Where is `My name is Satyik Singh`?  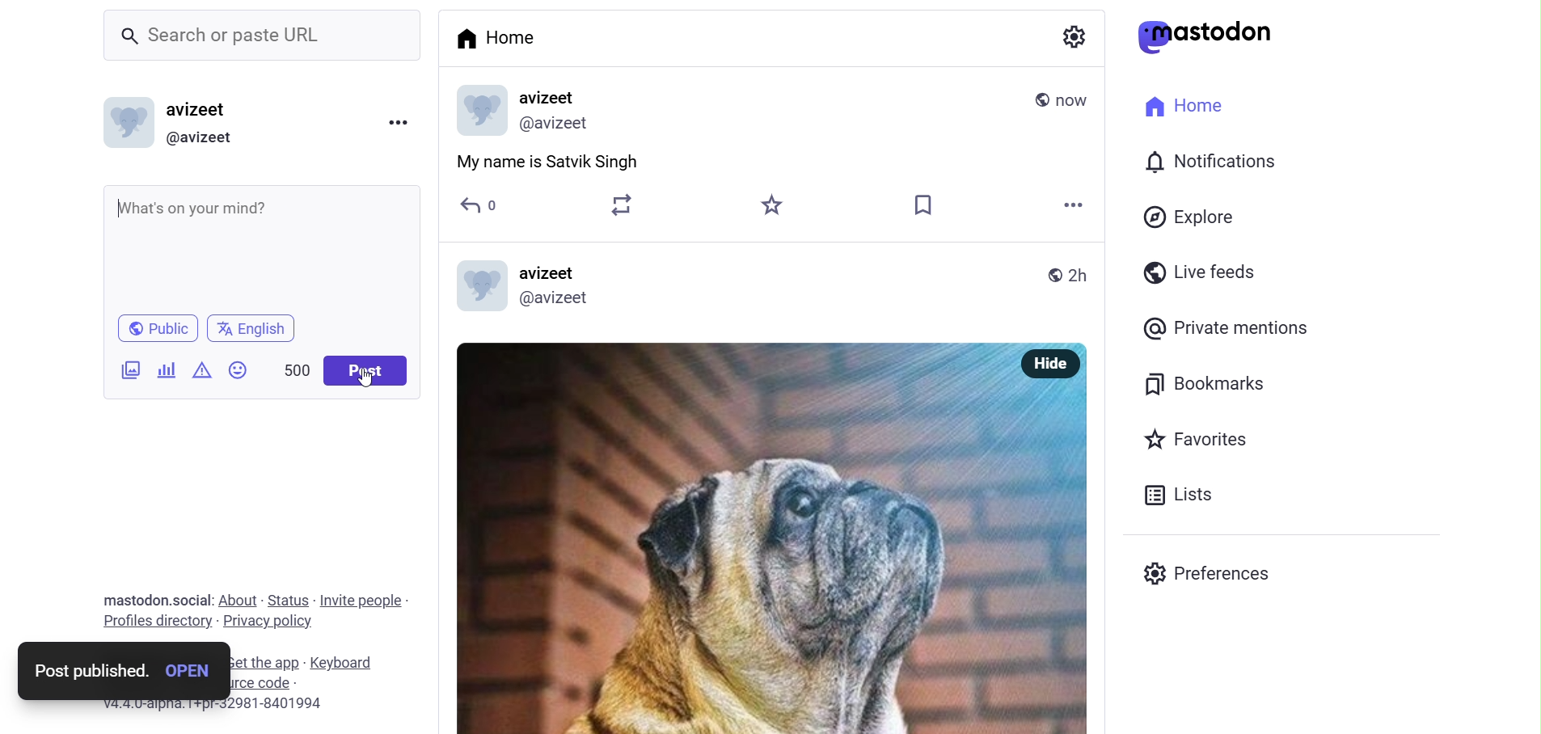 My name is Satyik Singh is located at coordinates (207, 210).